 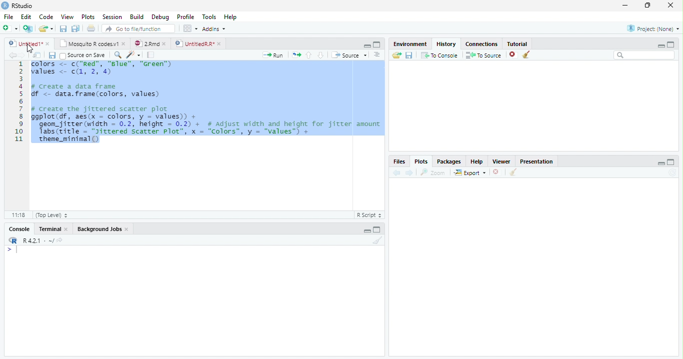 What do you see at coordinates (88, 16) in the screenshot?
I see `Plots` at bounding box center [88, 16].